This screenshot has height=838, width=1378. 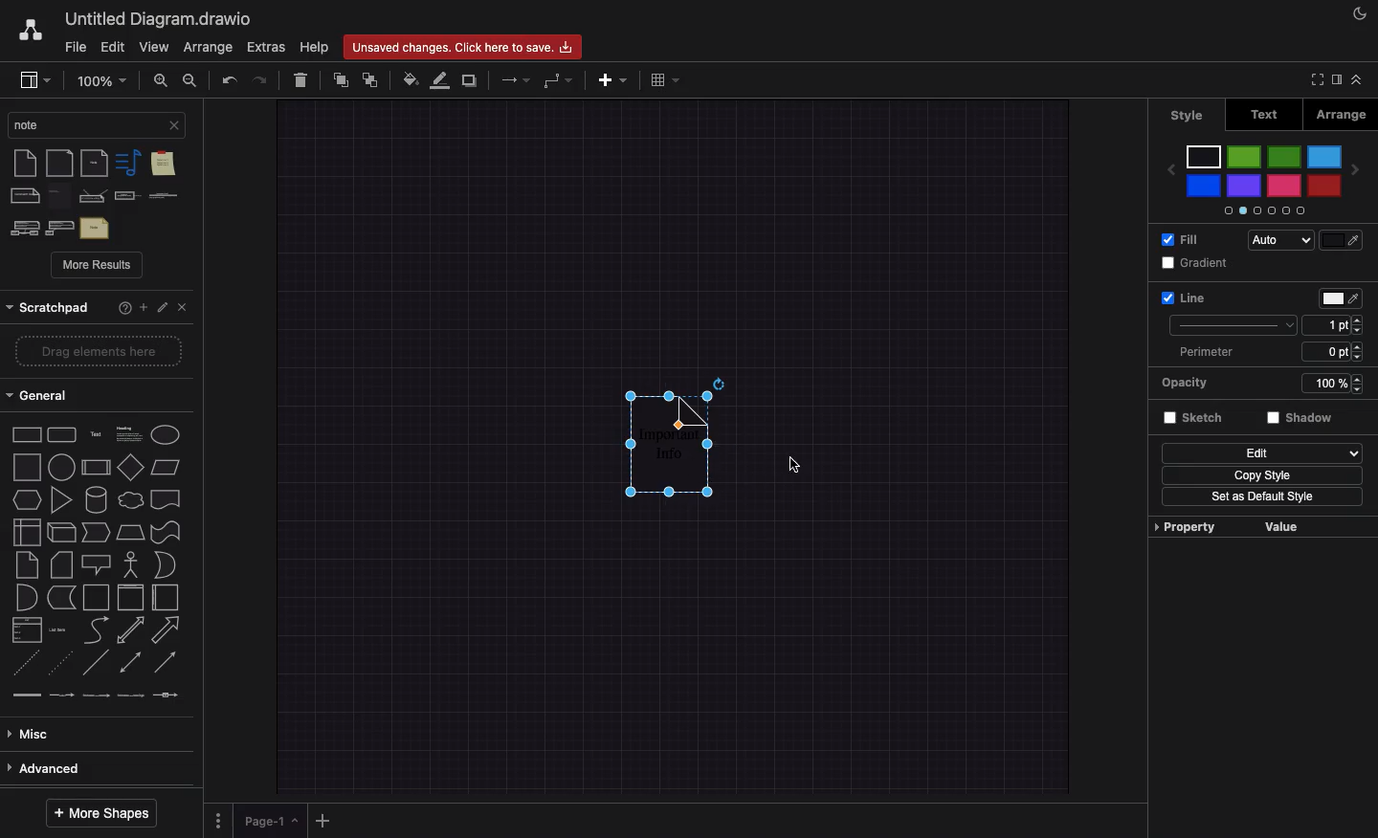 I want to click on dark green, so click(x=1284, y=157).